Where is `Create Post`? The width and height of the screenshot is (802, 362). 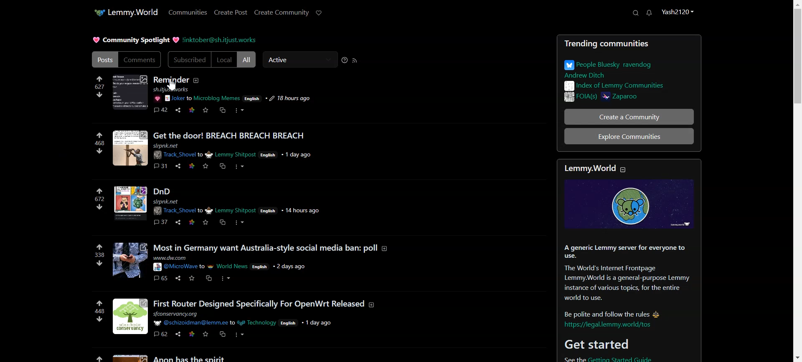 Create Post is located at coordinates (230, 12).